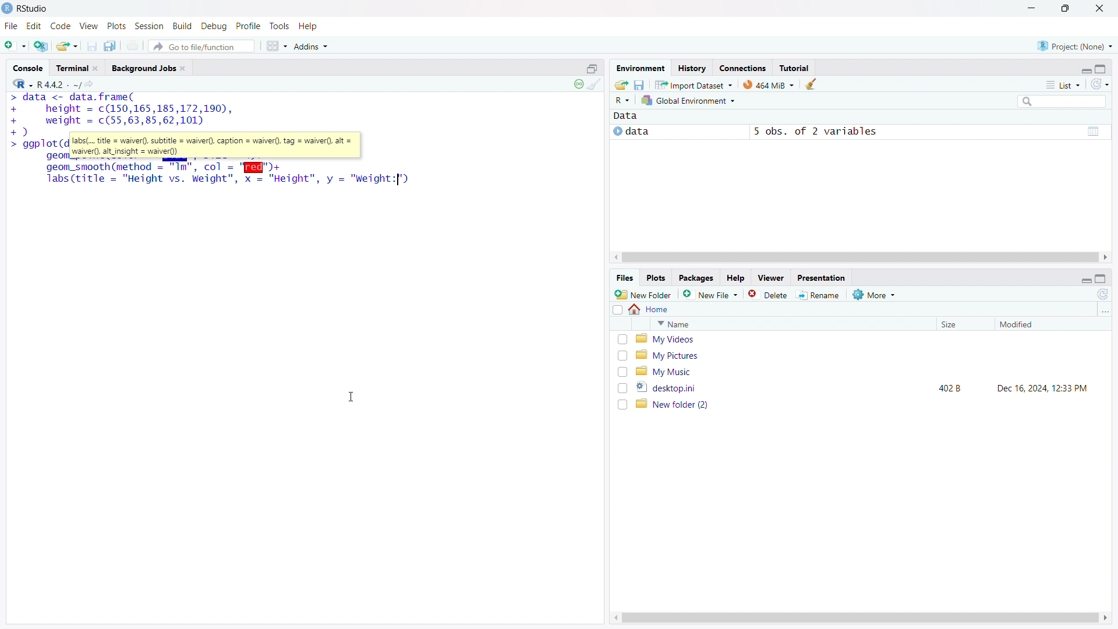  What do you see at coordinates (351, 397) in the screenshot?
I see `cursor` at bounding box center [351, 397].